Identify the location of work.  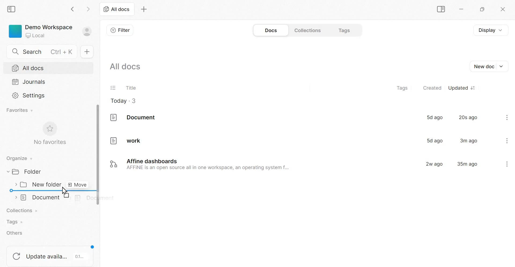
(123, 140).